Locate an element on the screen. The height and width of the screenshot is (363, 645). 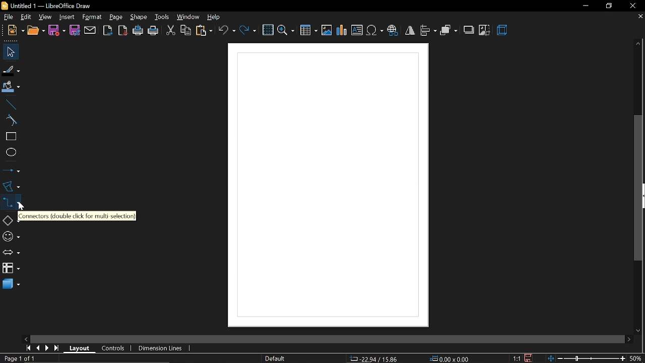
fill line is located at coordinates (12, 70).